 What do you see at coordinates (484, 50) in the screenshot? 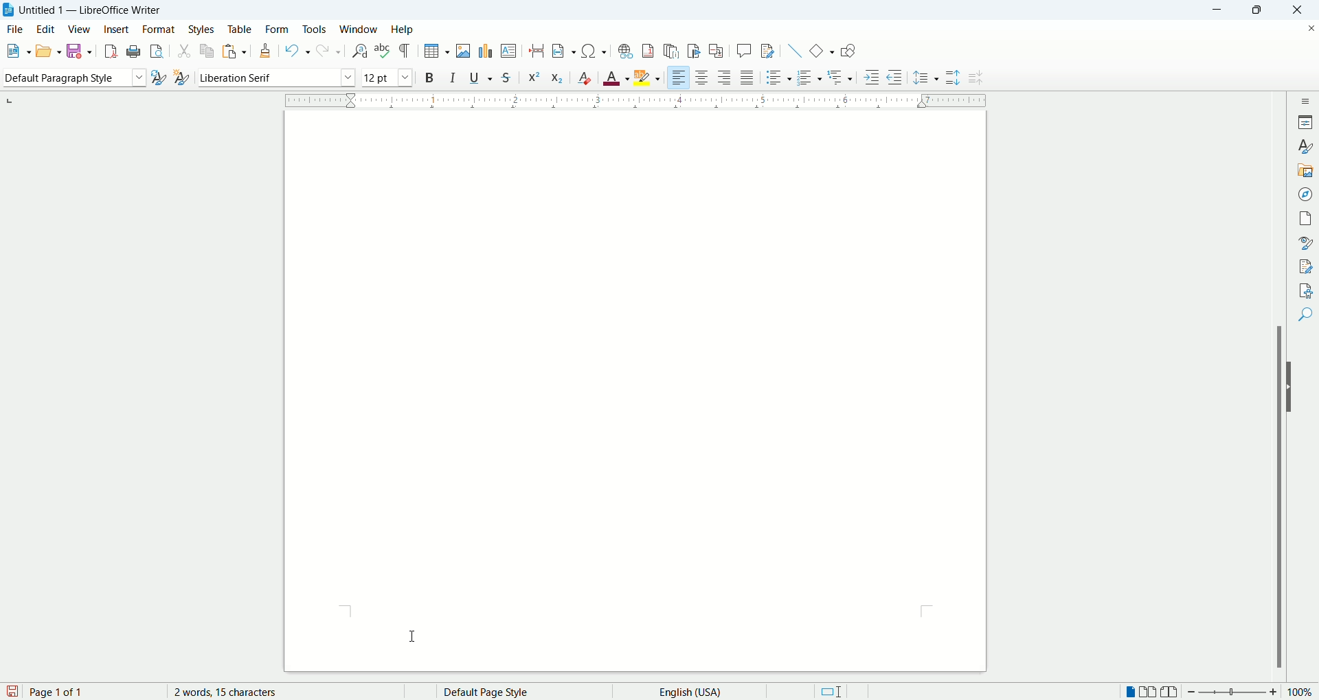
I see `insert chart` at bounding box center [484, 50].